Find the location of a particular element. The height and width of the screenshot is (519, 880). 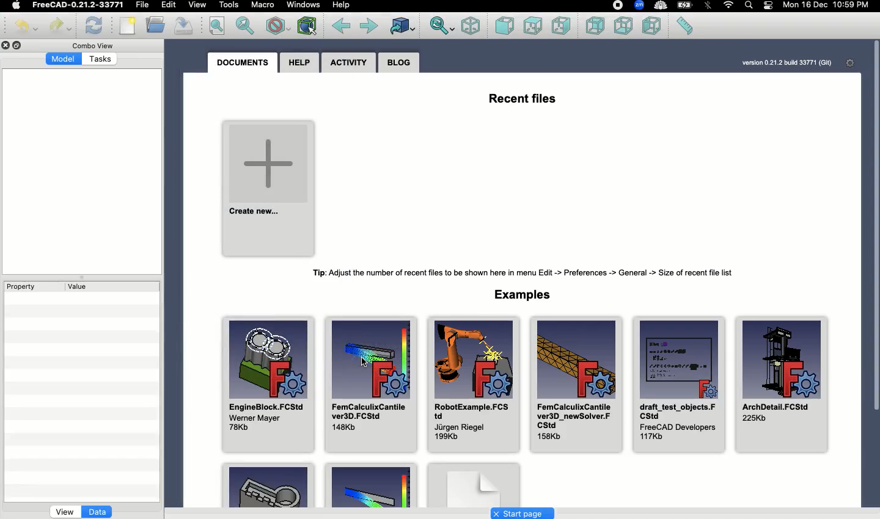

Save is located at coordinates (183, 24).